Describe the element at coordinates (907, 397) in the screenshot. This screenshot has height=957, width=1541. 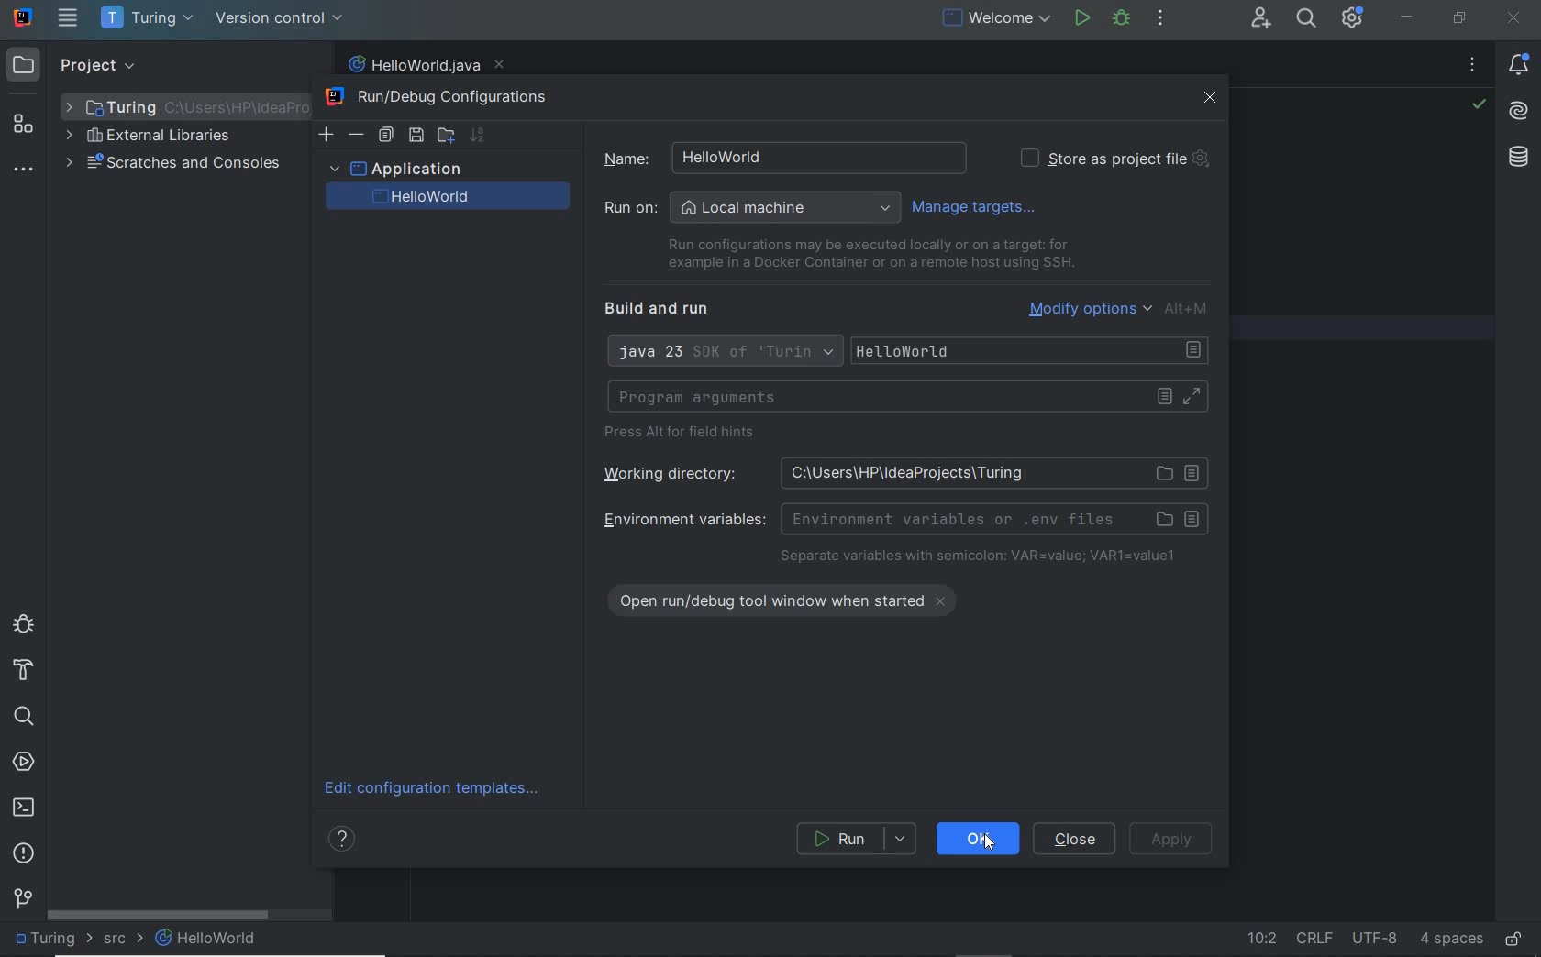
I see `program arguments` at that location.